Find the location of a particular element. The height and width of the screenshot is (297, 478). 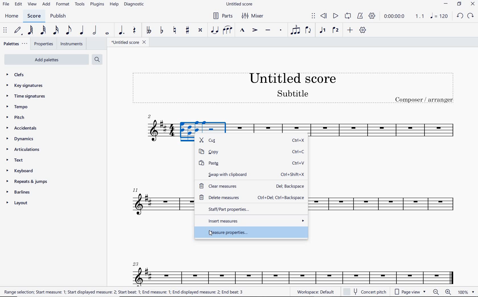

WHOLE NOTE is located at coordinates (106, 33).